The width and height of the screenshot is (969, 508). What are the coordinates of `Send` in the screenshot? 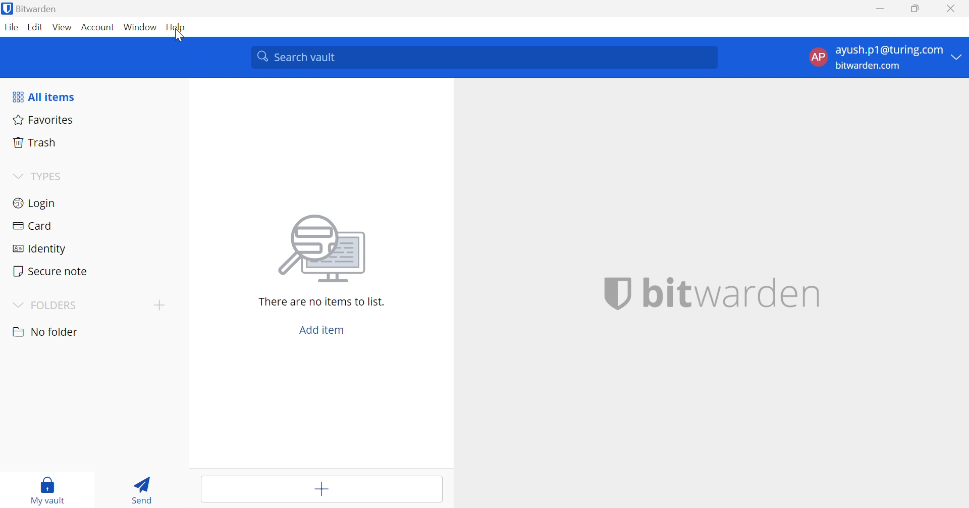 It's located at (144, 488).